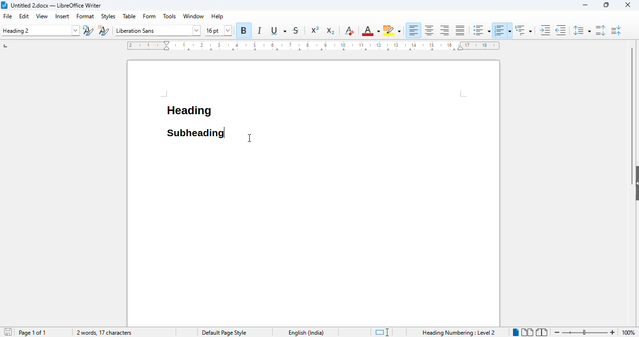 The width and height of the screenshot is (639, 337). What do you see at coordinates (279, 30) in the screenshot?
I see `underline` at bounding box center [279, 30].